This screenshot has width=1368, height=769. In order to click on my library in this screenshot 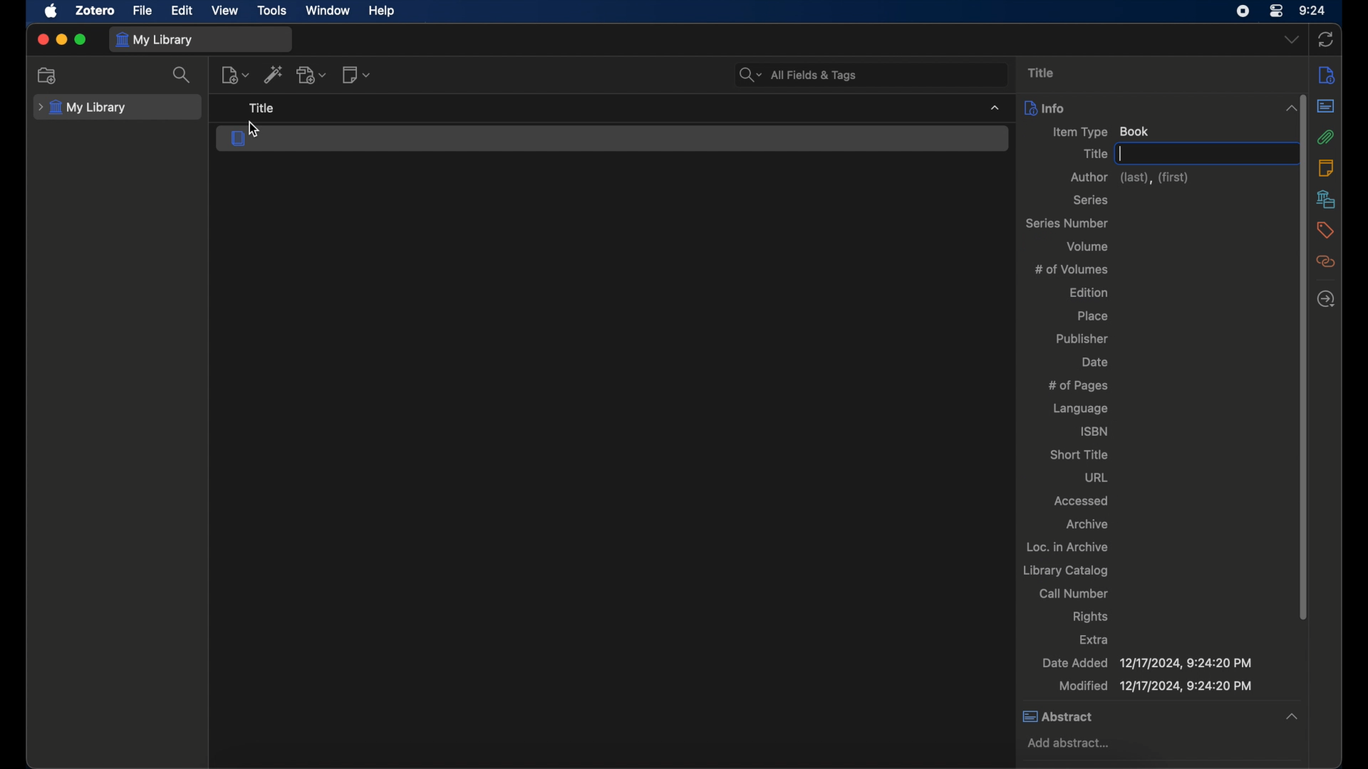, I will do `click(82, 108)`.